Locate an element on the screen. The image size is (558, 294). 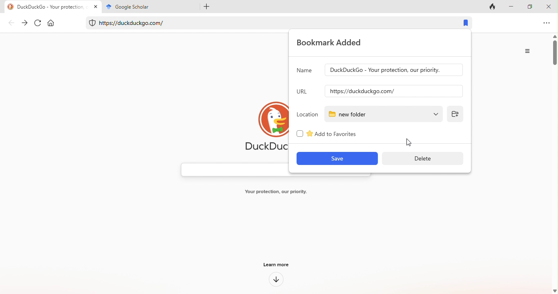
close is located at coordinates (550, 6).